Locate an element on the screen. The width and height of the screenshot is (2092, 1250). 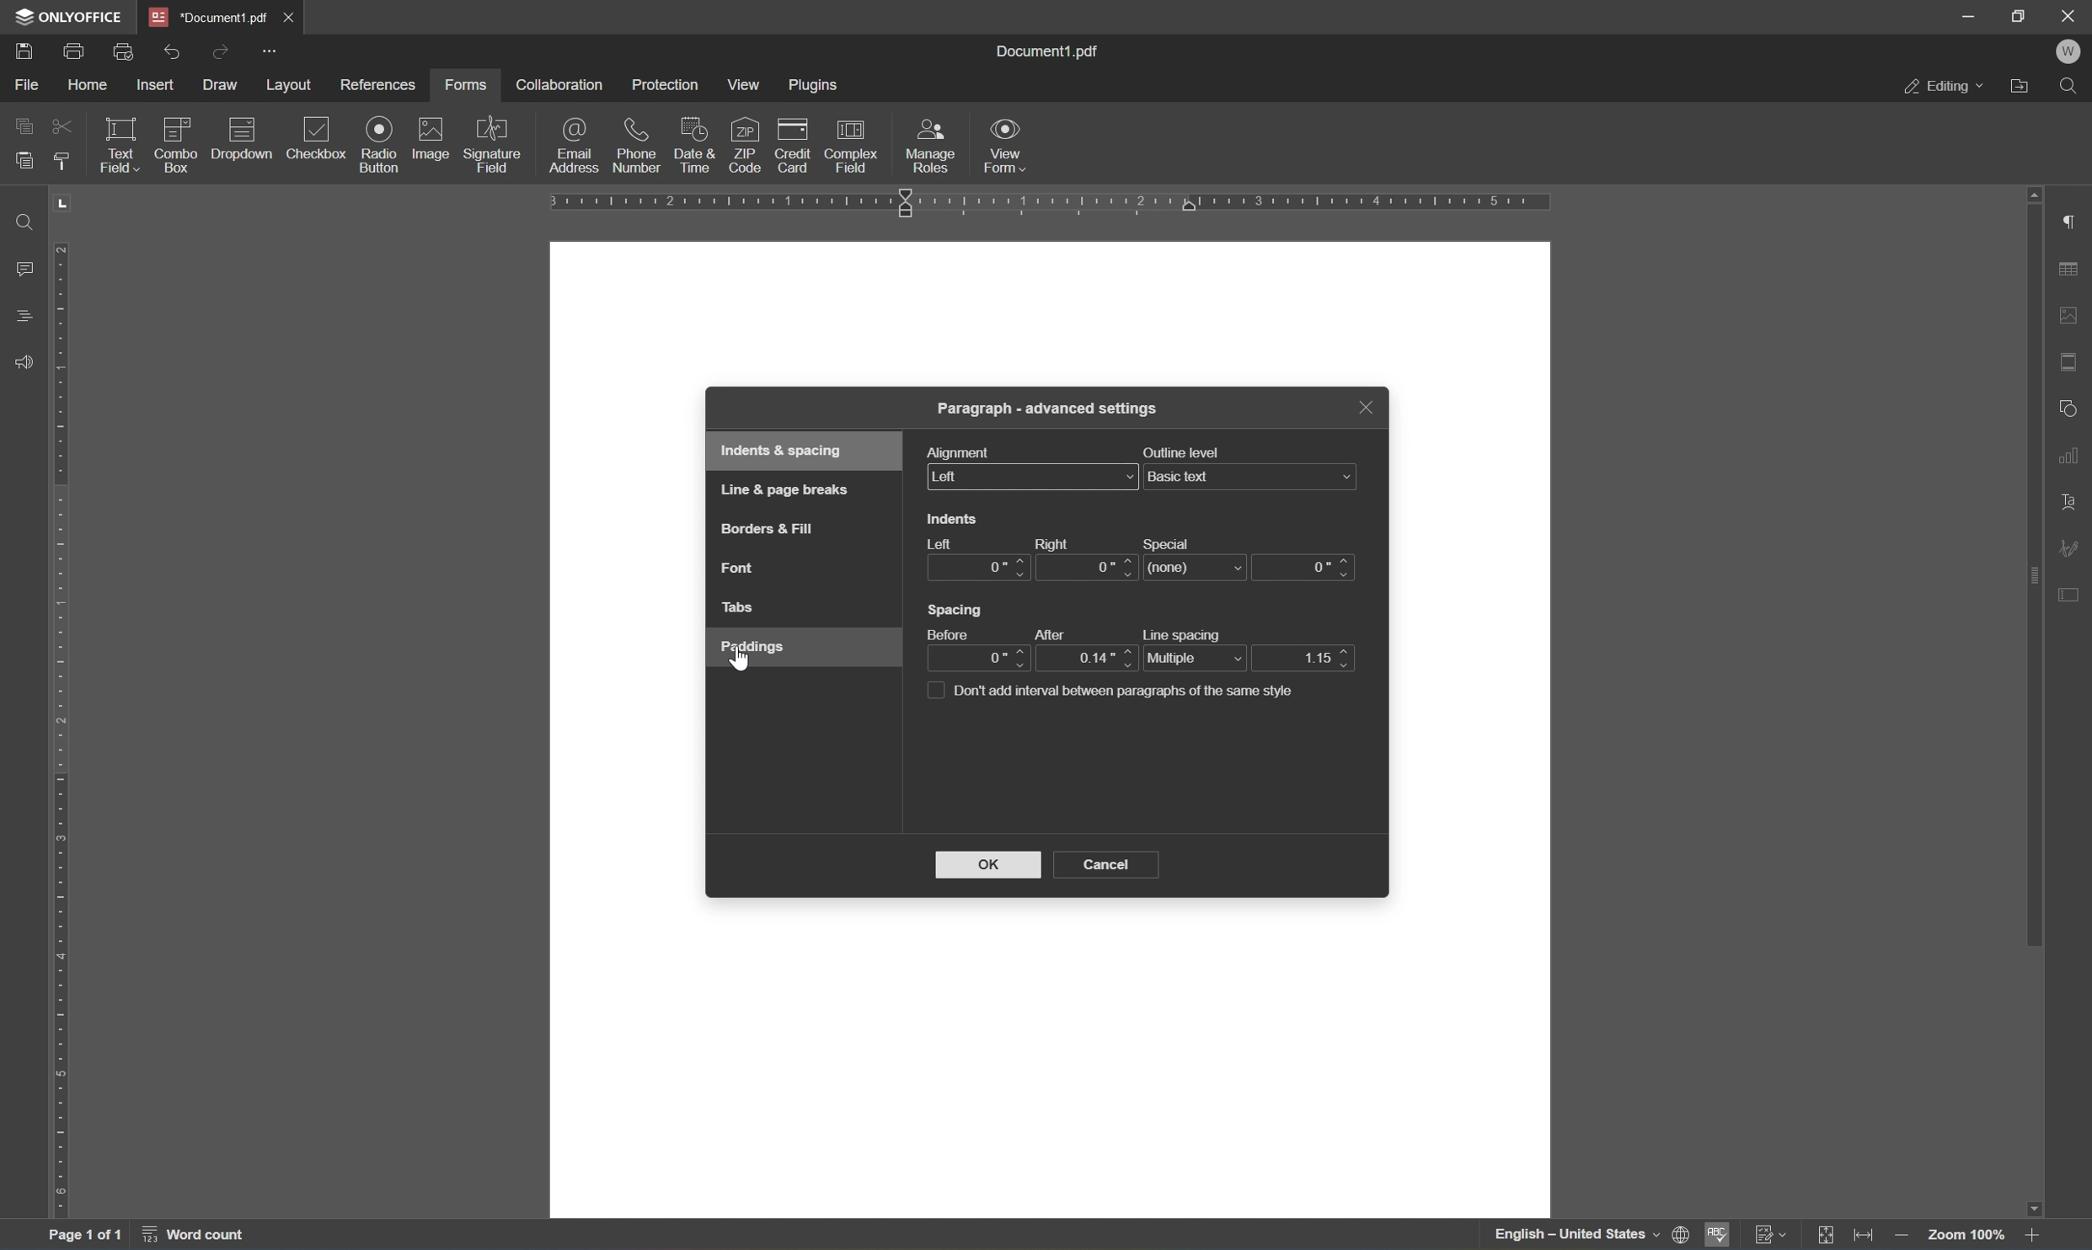
credit card is located at coordinates (793, 145).